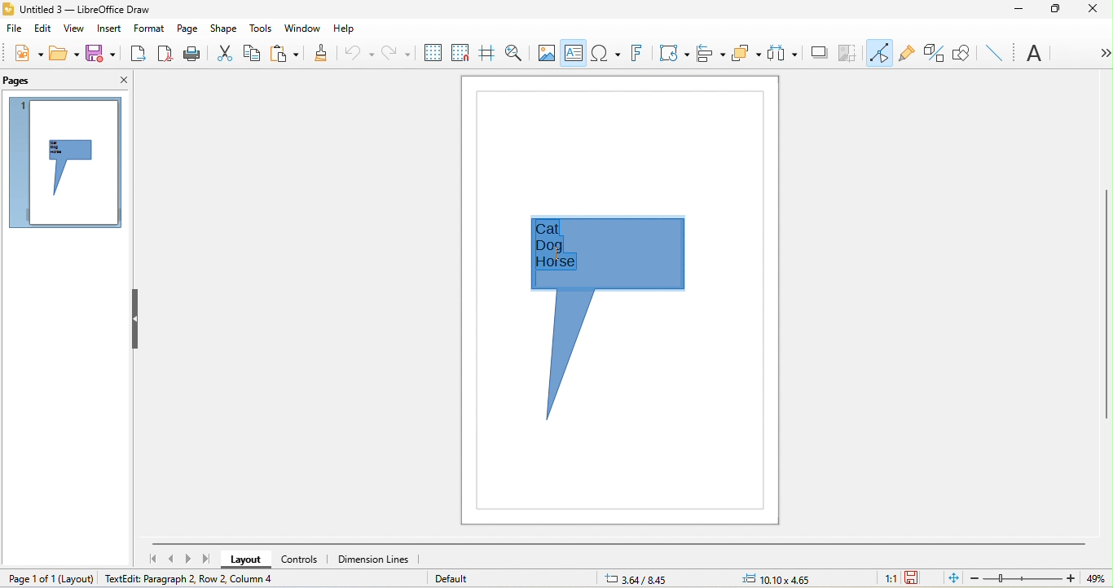 This screenshot has width=1113, height=588. Describe the element at coordinates (139, 54) in the screenshot. I see `export` at that location.